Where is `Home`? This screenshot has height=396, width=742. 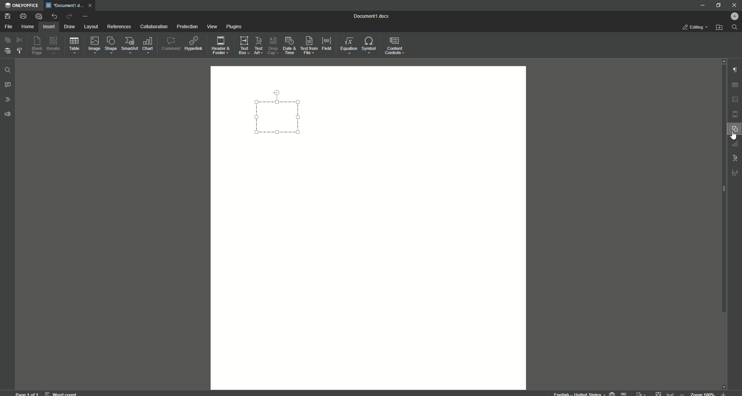
Home is located at coordinates (27, 27).